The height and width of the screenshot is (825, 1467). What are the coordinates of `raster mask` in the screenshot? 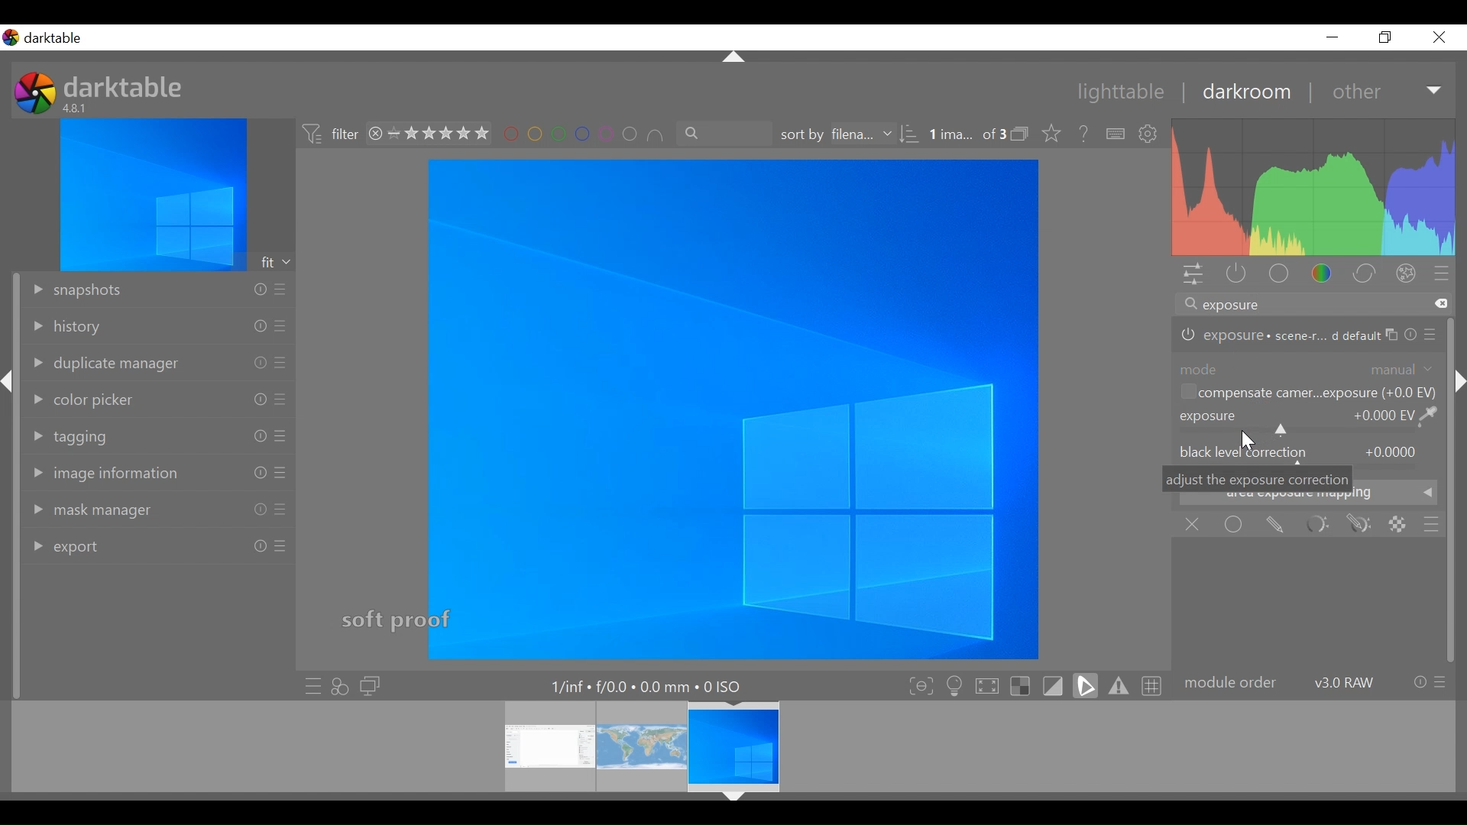 It's located at (1399, 525).